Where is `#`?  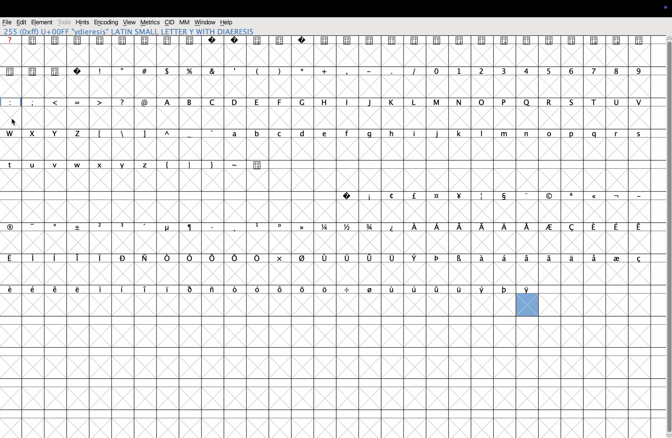 # is located at coordinates (145, 81).